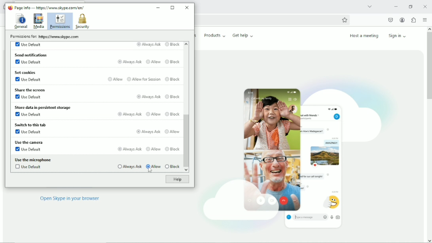 This screenshot has height=243, width=432. I want to click on Use default, so click(28, 149).